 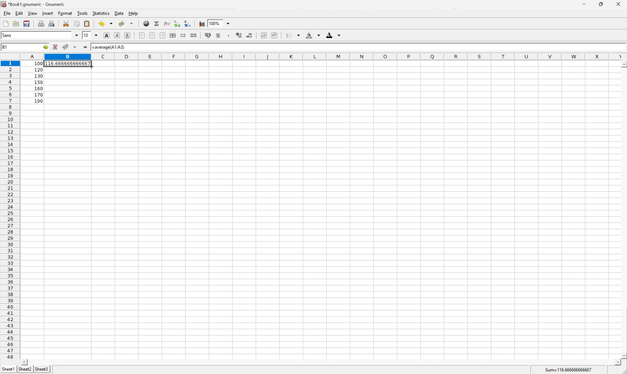 I want to click on Paste the clipboard, so click(x=88, y=23).